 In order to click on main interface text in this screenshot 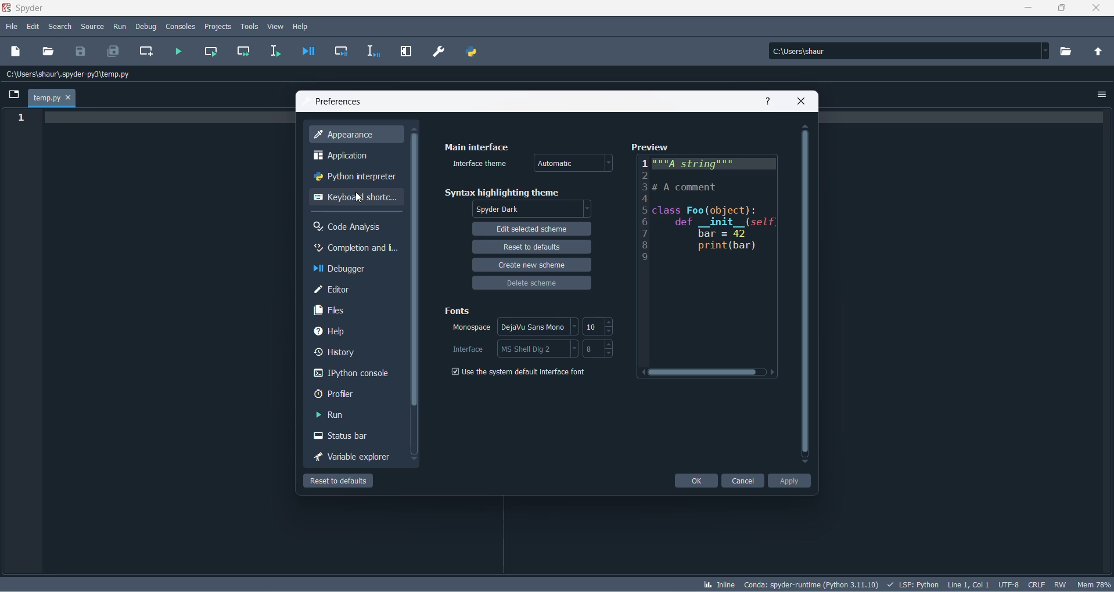, I will do `click(478, 147)`.